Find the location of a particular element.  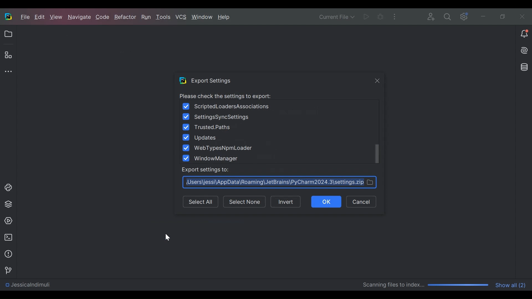

More is located at coordinates (394, 16).